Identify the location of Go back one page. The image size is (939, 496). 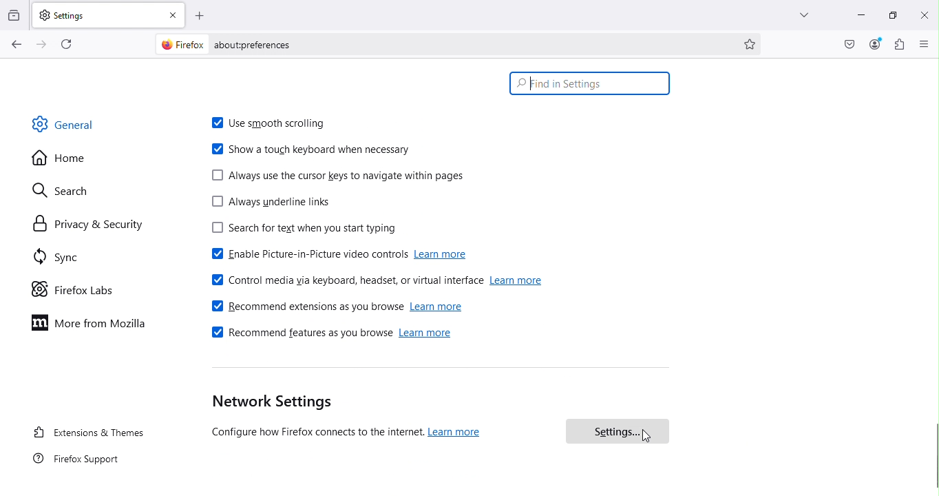
(15, 45).